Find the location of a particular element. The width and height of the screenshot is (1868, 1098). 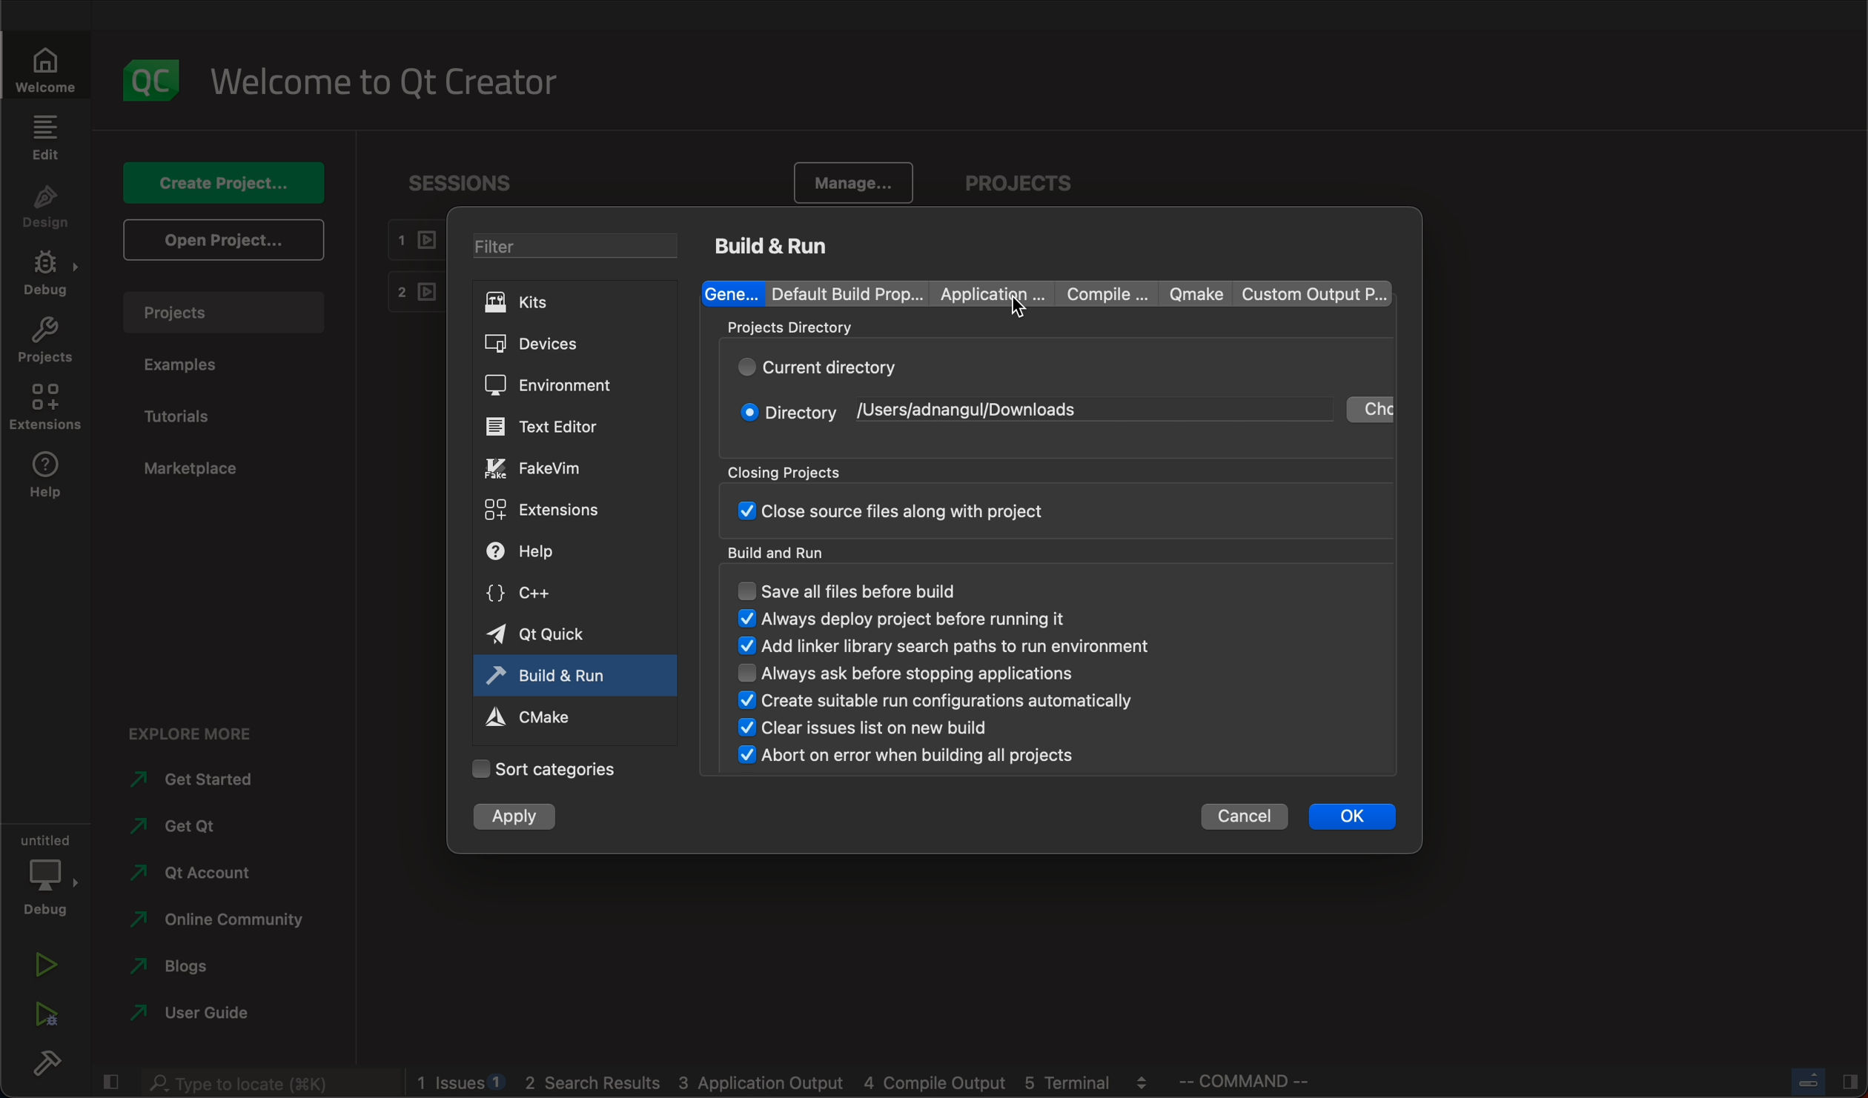

quick is located at coordinates (556, 633).